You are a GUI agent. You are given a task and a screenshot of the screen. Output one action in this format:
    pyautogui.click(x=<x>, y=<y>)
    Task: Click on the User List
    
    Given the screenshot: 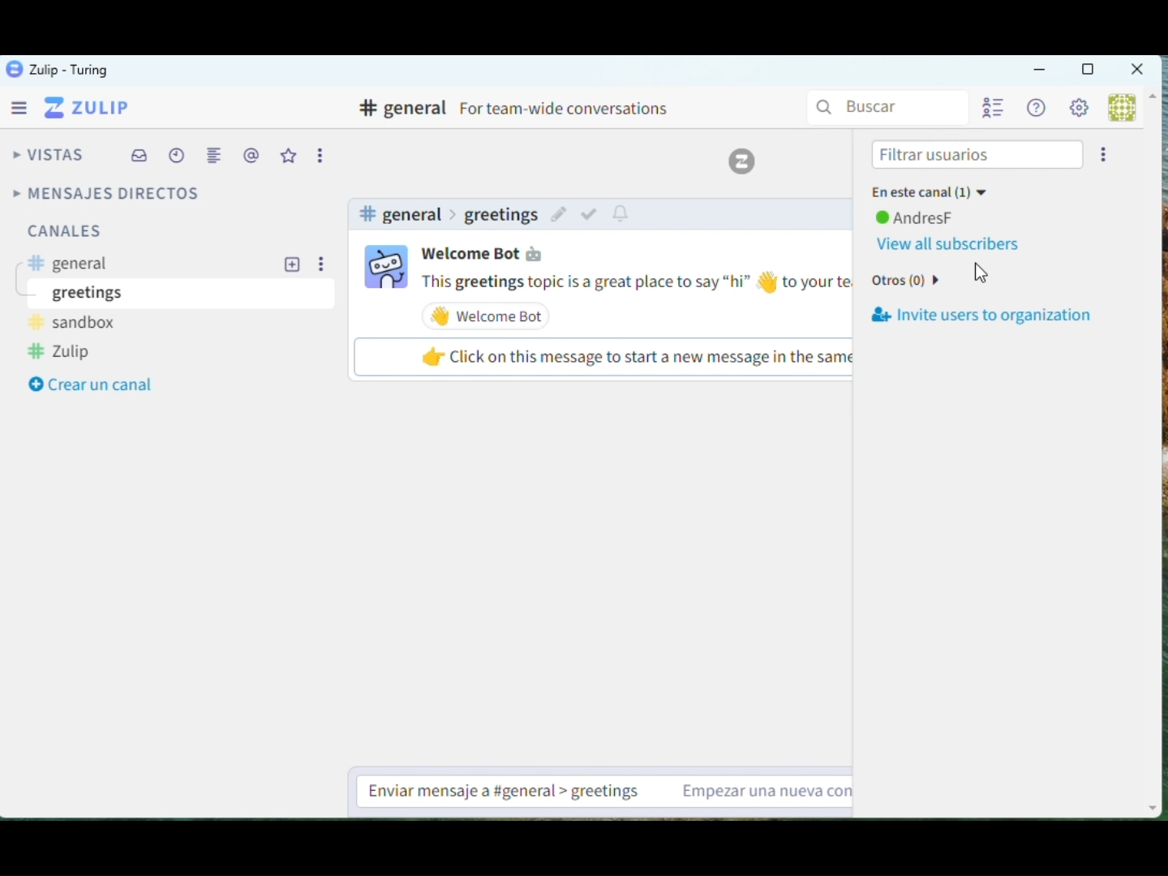 What is the action you would take?
    pyautogui.click(x=990, y=108)
    